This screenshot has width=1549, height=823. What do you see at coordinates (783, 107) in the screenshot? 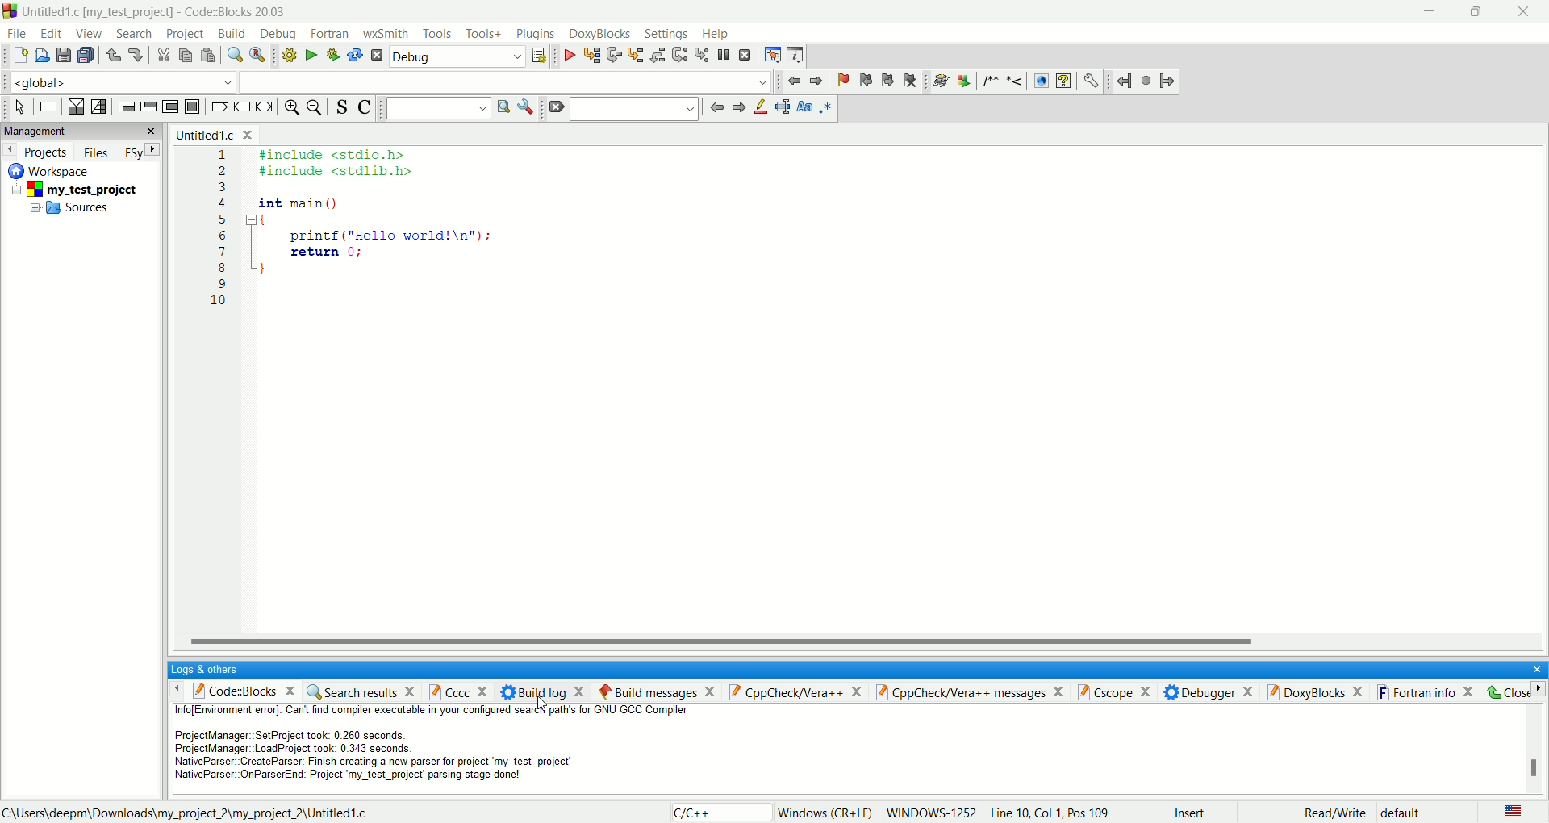
I see `selected text` at bounding box center [783, 107].